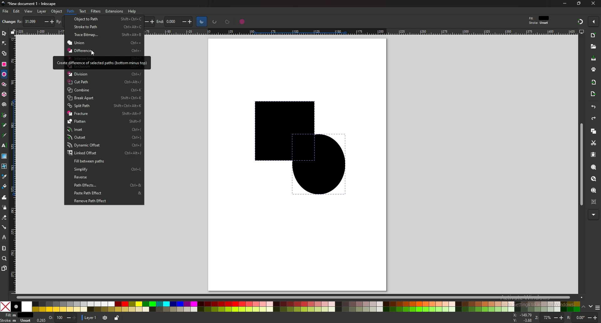  What do you see at coordinates (593, 118) in the screenshot?
I see `redo` at bounding box center [593, 118].